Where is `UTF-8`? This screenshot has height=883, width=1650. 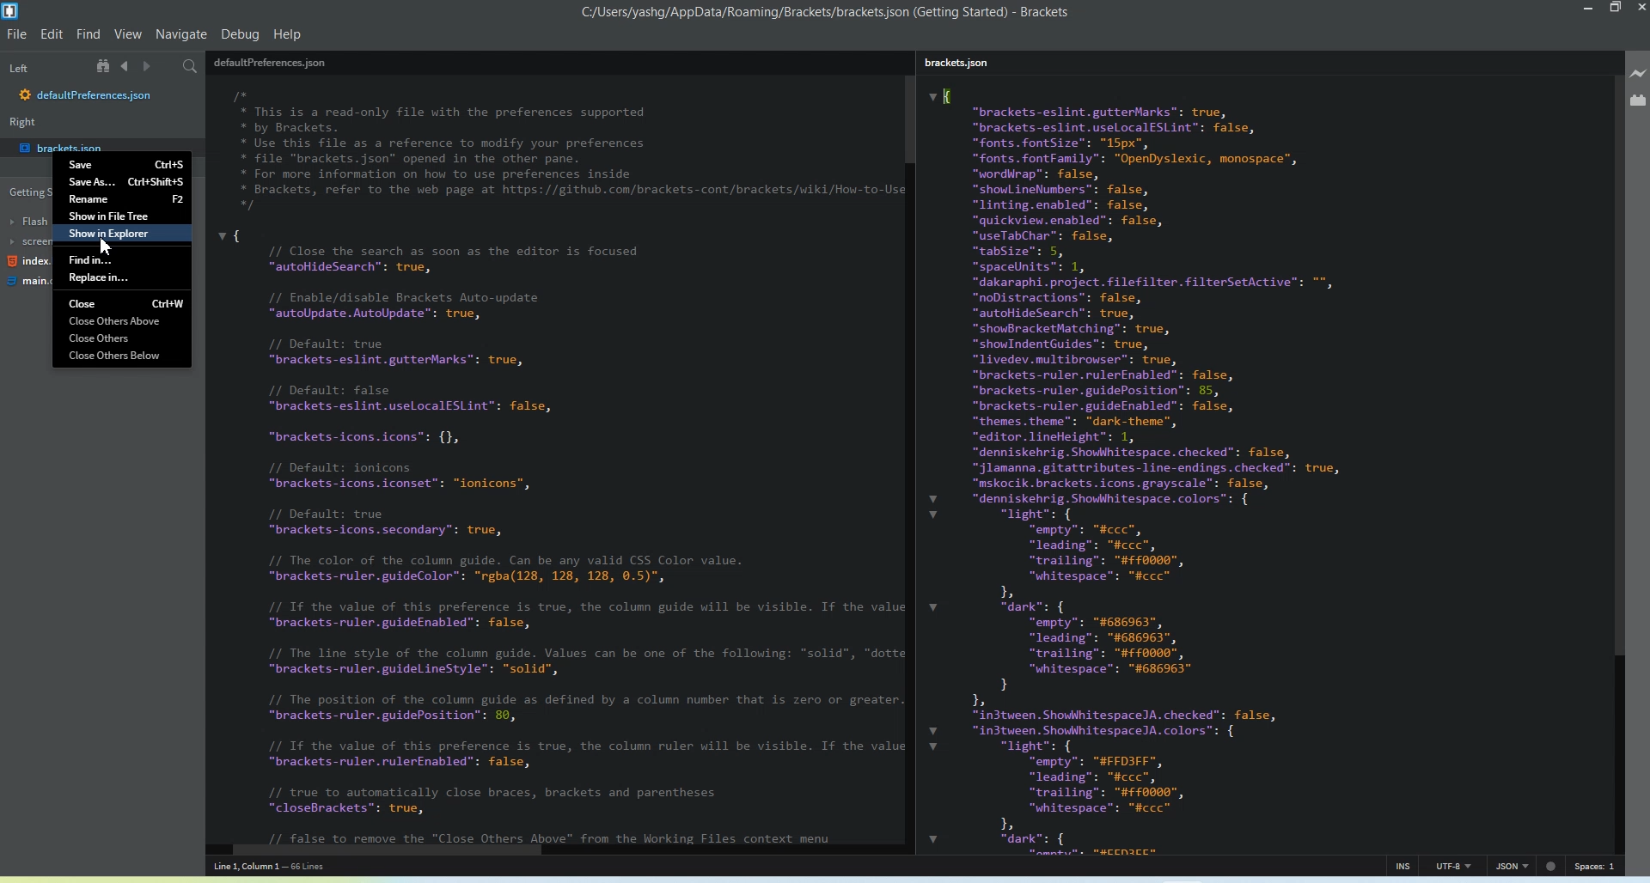
UTF-8 is located at coordinates (1456, 866).